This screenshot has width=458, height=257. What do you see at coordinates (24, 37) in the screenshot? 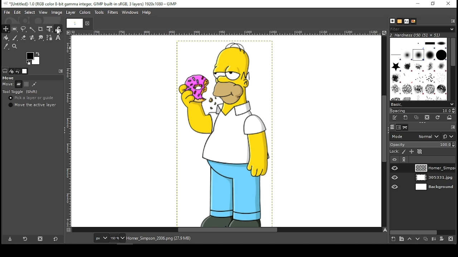
I see `erase tool` at bounding box center [24, 37].